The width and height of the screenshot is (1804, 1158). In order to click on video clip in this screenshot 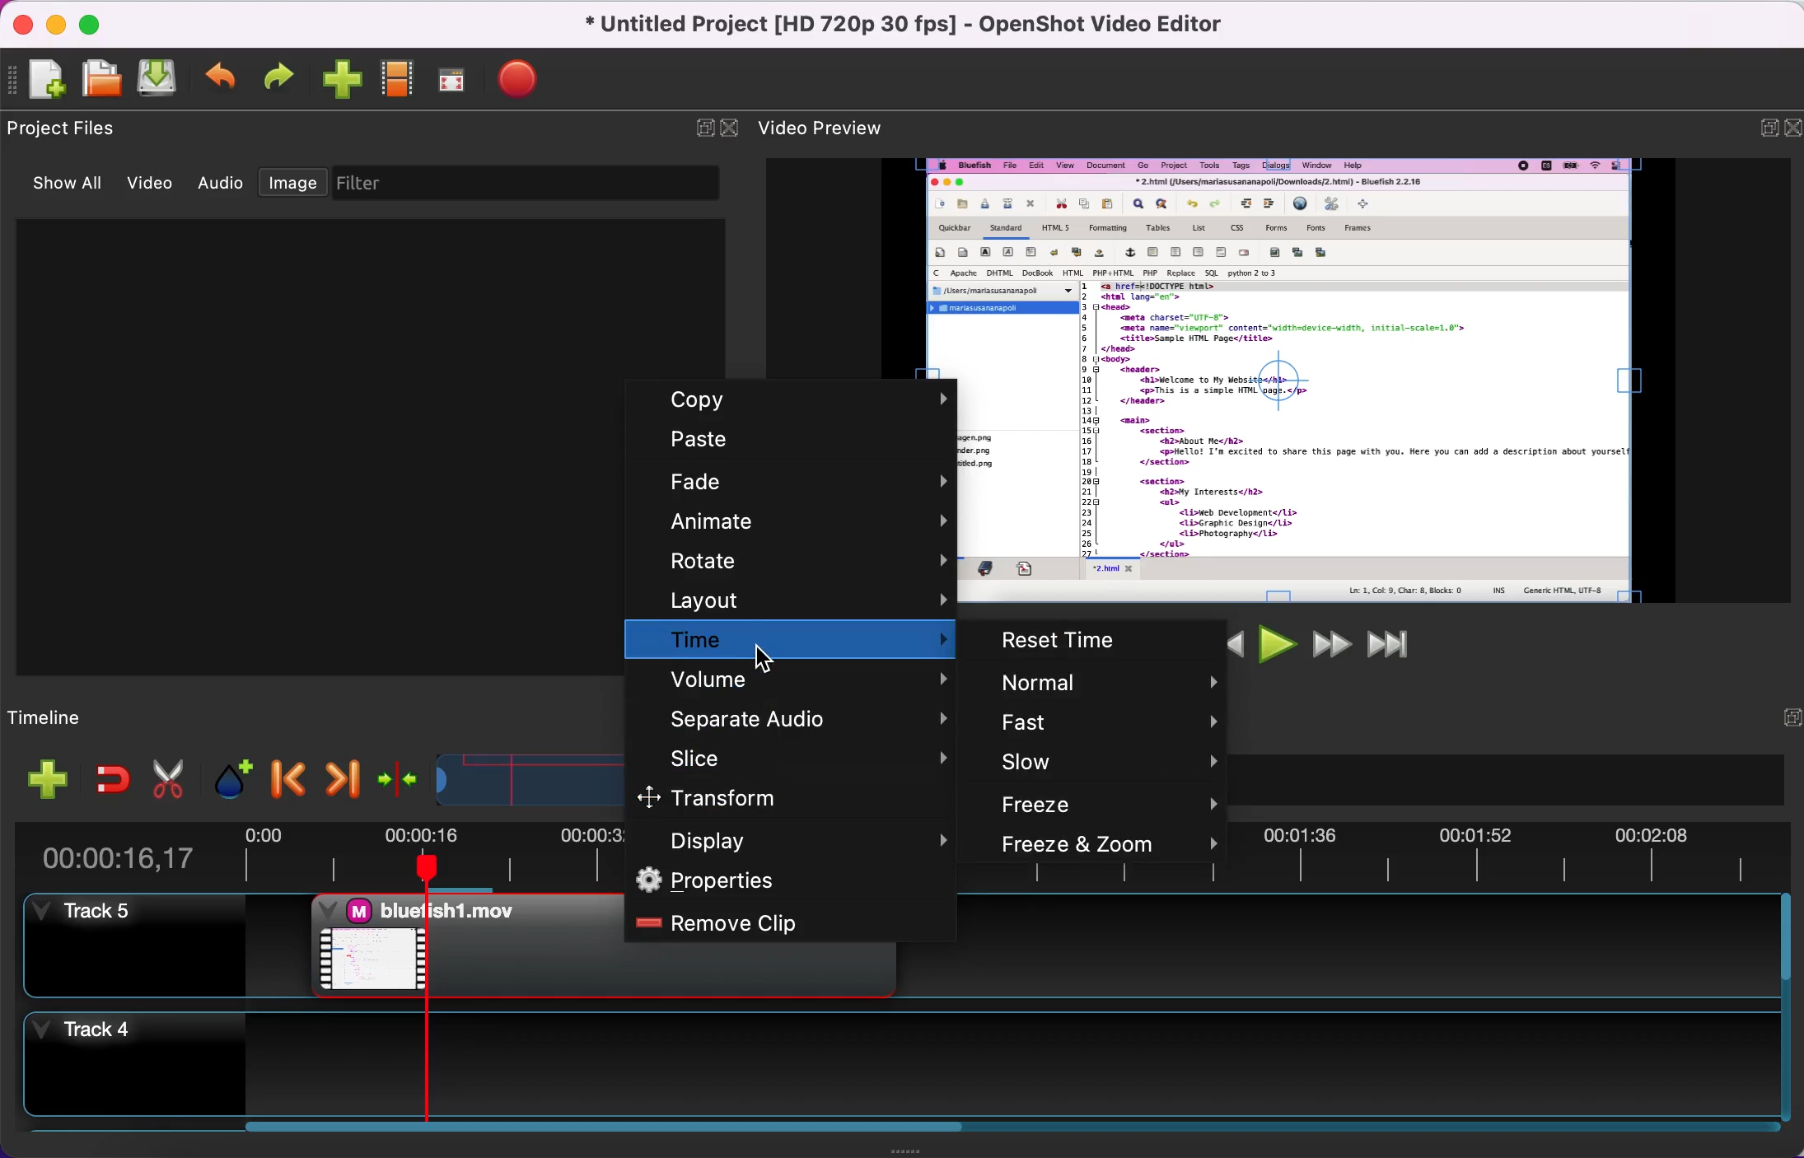, I will do `click(427, 944)`.